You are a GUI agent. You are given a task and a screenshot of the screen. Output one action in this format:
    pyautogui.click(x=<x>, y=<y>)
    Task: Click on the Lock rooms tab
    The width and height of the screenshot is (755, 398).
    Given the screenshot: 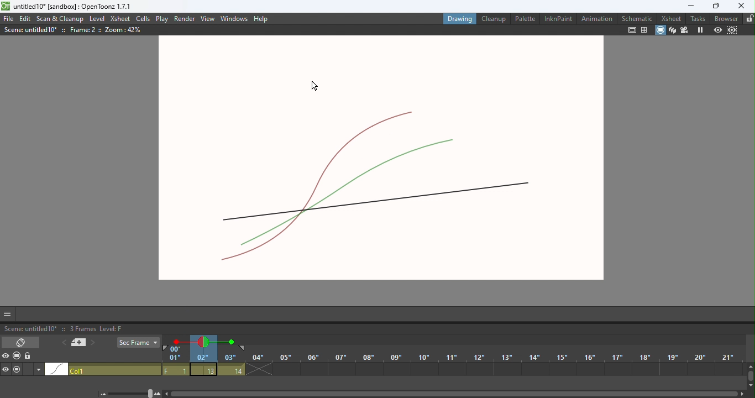 What is the action you would take?
    pyautogui.click(x=748, y=19)
    